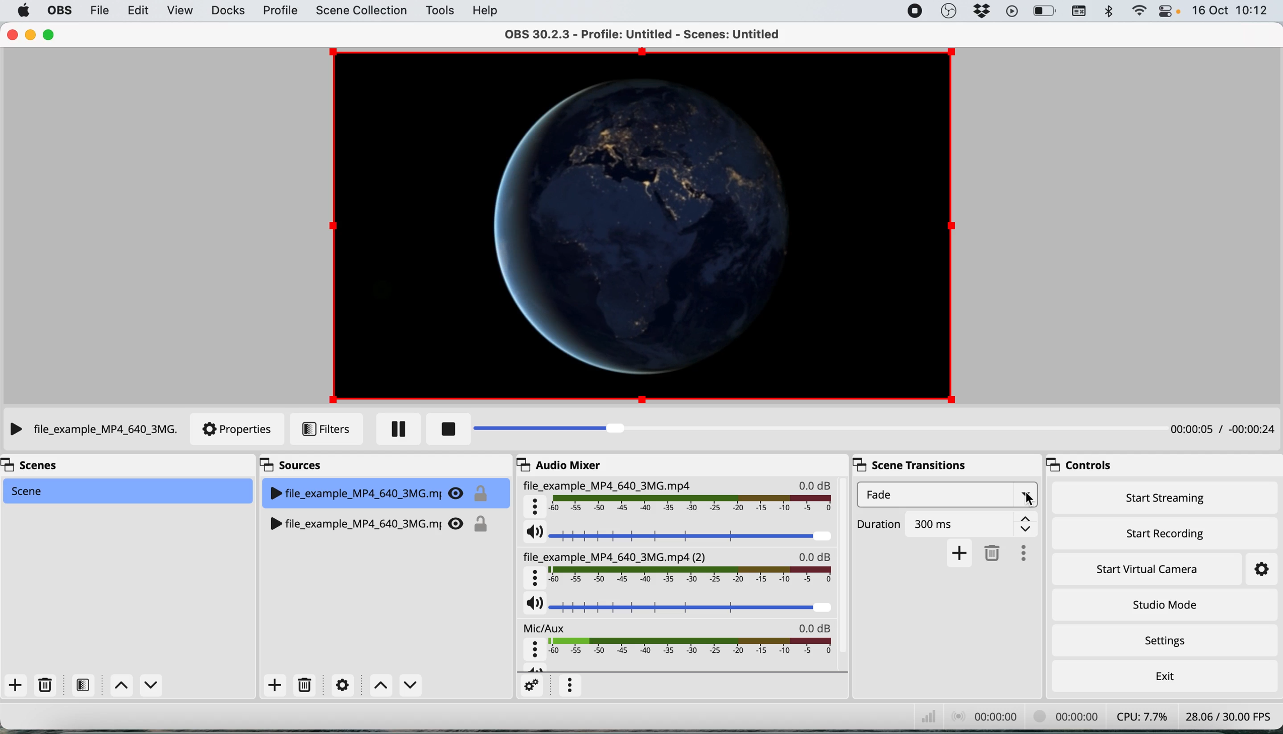 Image resolution: width=1283 pixels, height=734 pixels. I want to click on delete transition, so click(992, 552).